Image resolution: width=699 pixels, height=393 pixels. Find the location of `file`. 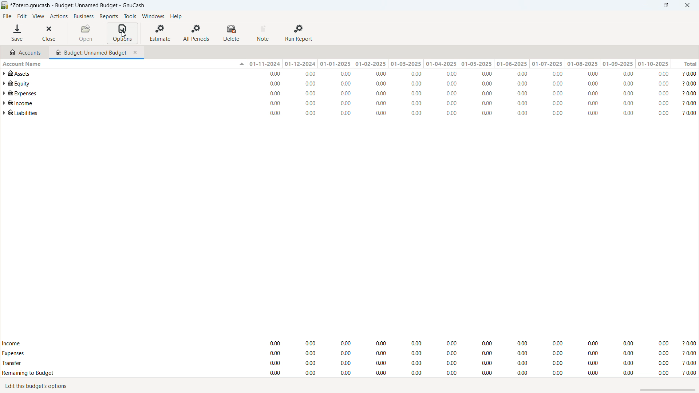

file is located at coordinates (7, 16).